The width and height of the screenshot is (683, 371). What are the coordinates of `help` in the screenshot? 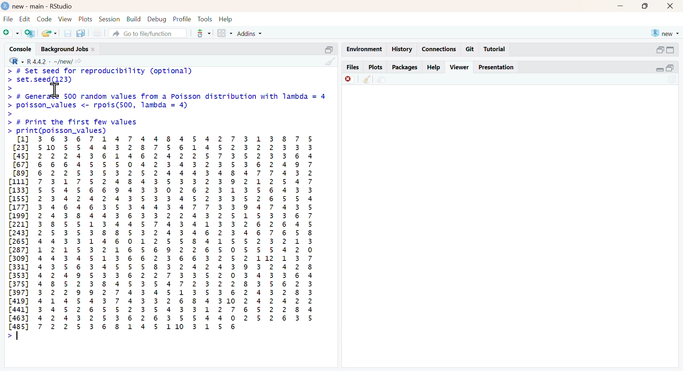 It's located at (226, 19).